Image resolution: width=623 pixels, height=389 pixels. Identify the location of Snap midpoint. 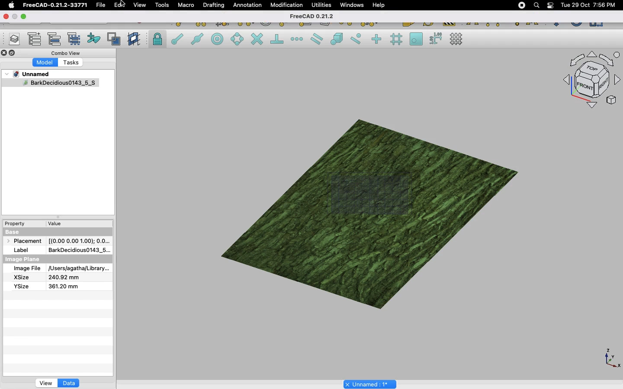
(198, 40).